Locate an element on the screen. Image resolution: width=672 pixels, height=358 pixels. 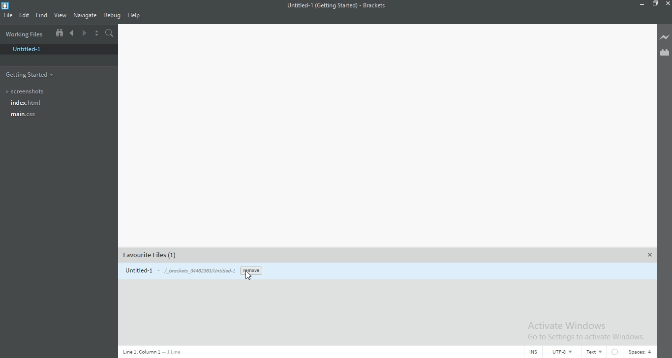
Circle is located at coordinates (620, 351).